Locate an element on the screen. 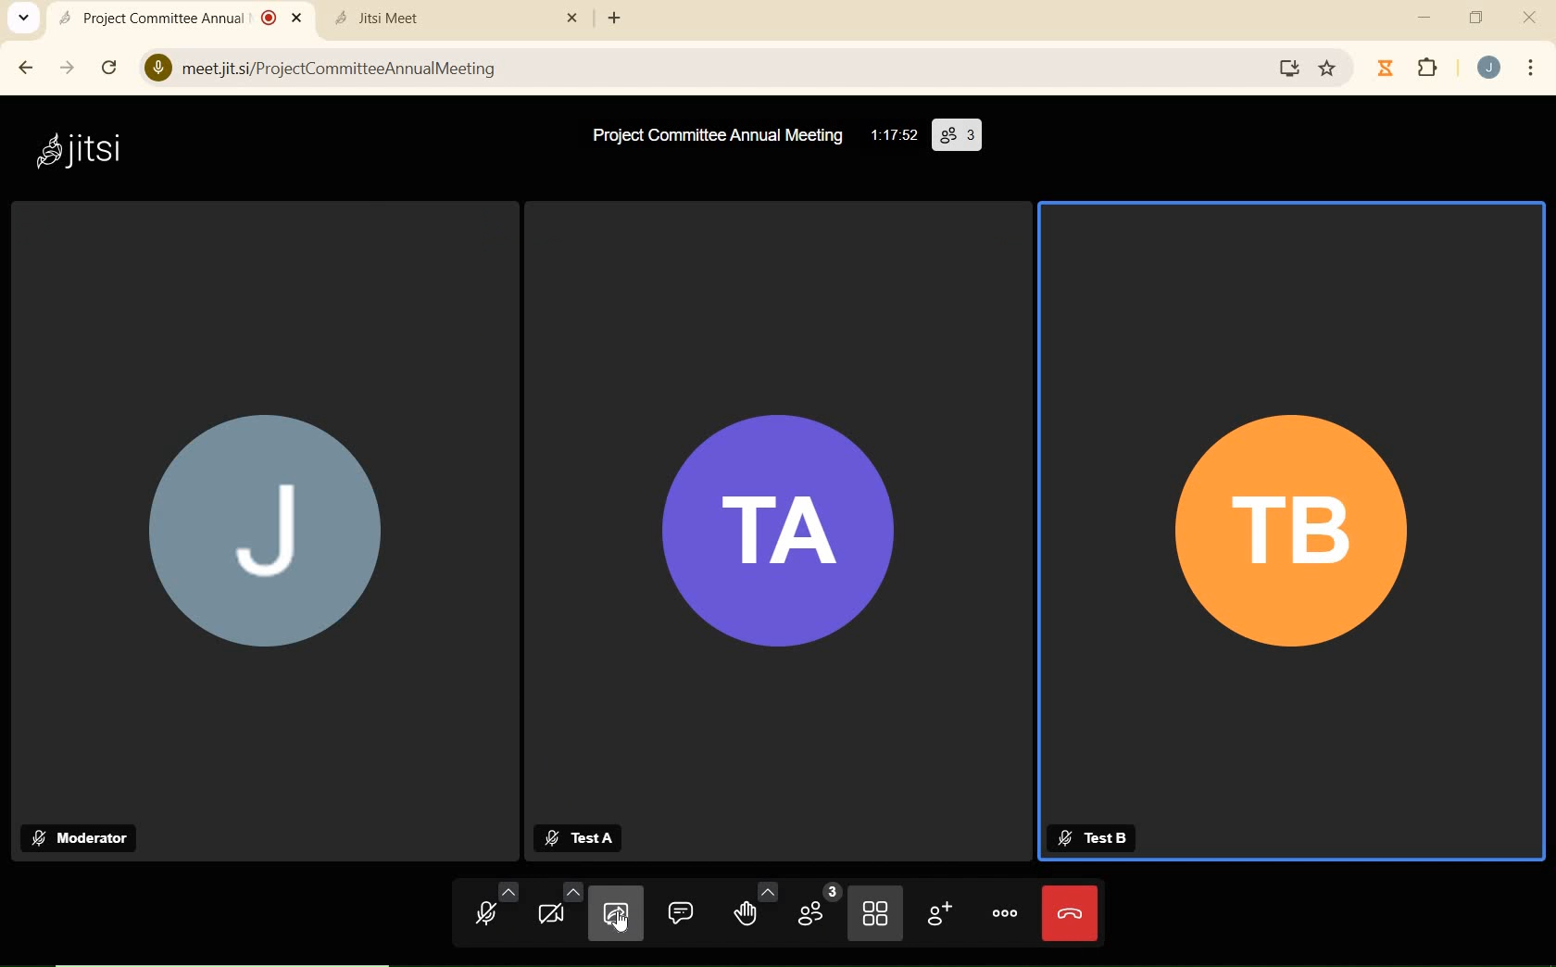 The image size is (1556, 967). J is located at coordinates (261, 527).